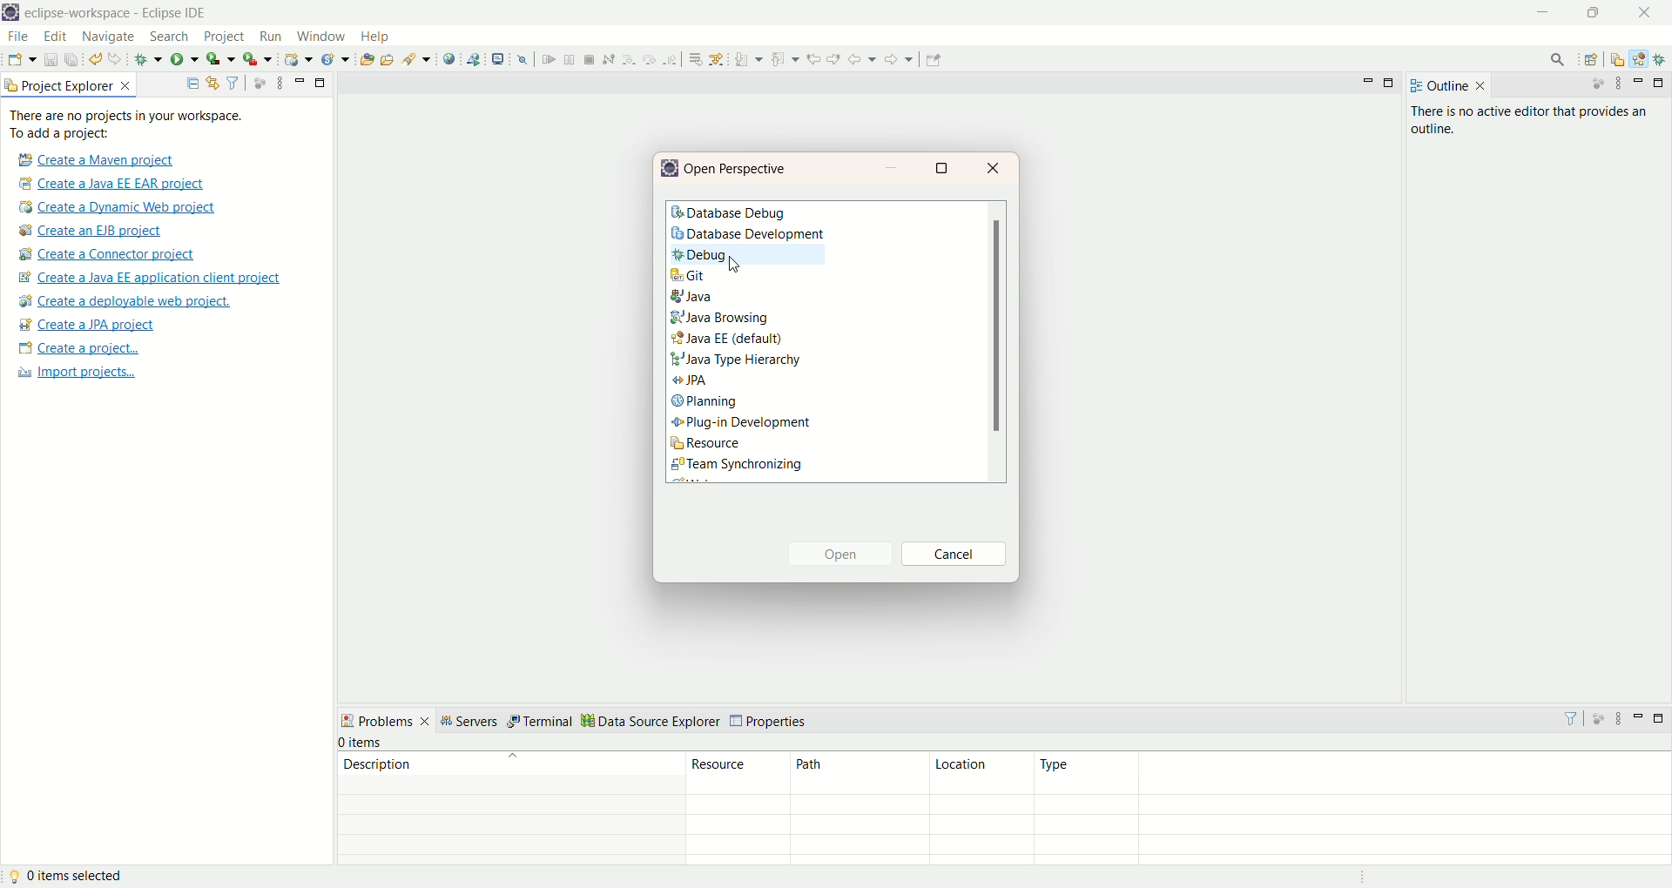 The width and height of the screenshot is (1672, 888). What do you see at coordinates (590, 58) in the screenshot?
I see `terminate` at bounding box center [590, 58].